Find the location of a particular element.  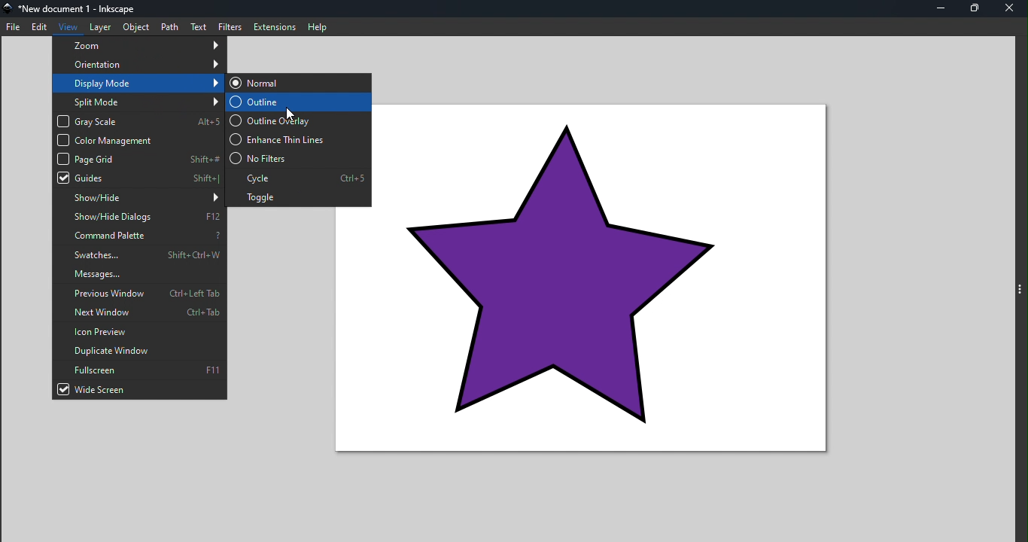

Edit is located at coordinates (41, 27).